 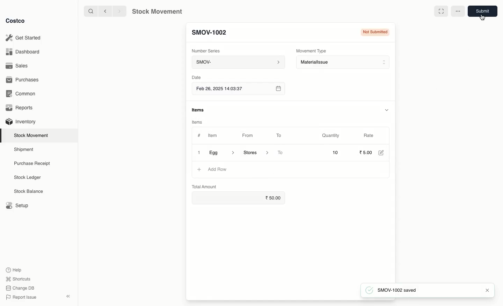 What do you see at coordinates (92, 12) in the screenshot?
I see `search` at bounding box center [92, 12].